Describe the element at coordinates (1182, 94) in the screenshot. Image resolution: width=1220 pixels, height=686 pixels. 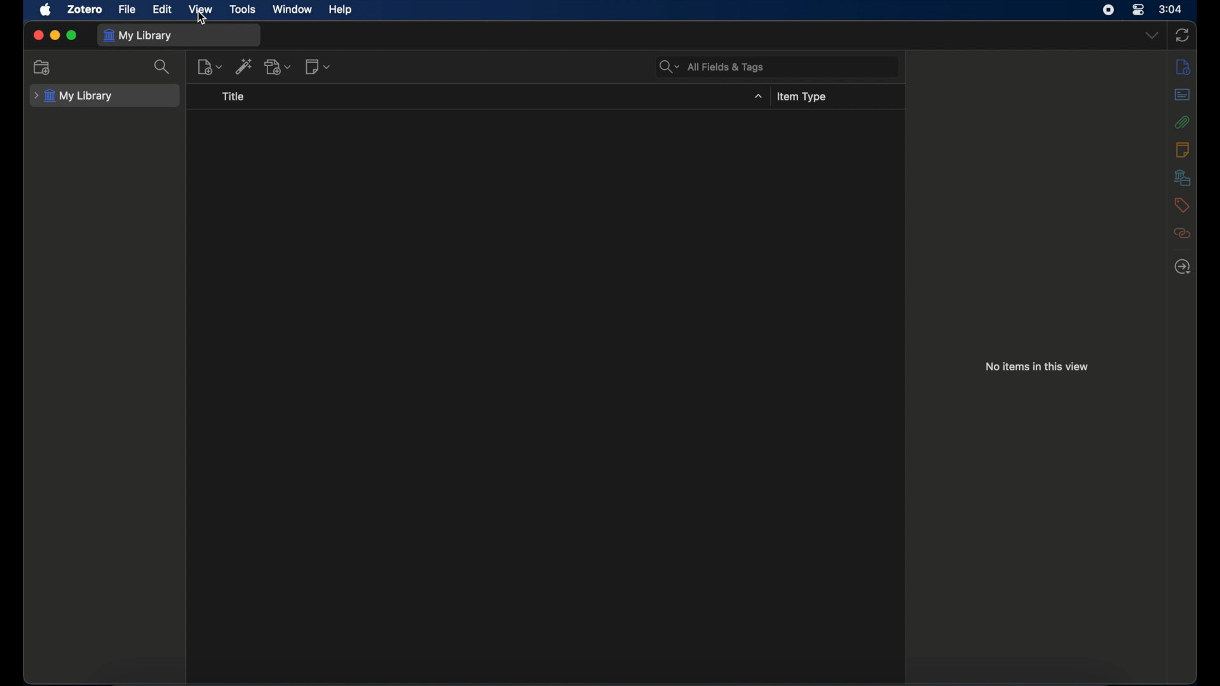
I see `abstract` at that location.